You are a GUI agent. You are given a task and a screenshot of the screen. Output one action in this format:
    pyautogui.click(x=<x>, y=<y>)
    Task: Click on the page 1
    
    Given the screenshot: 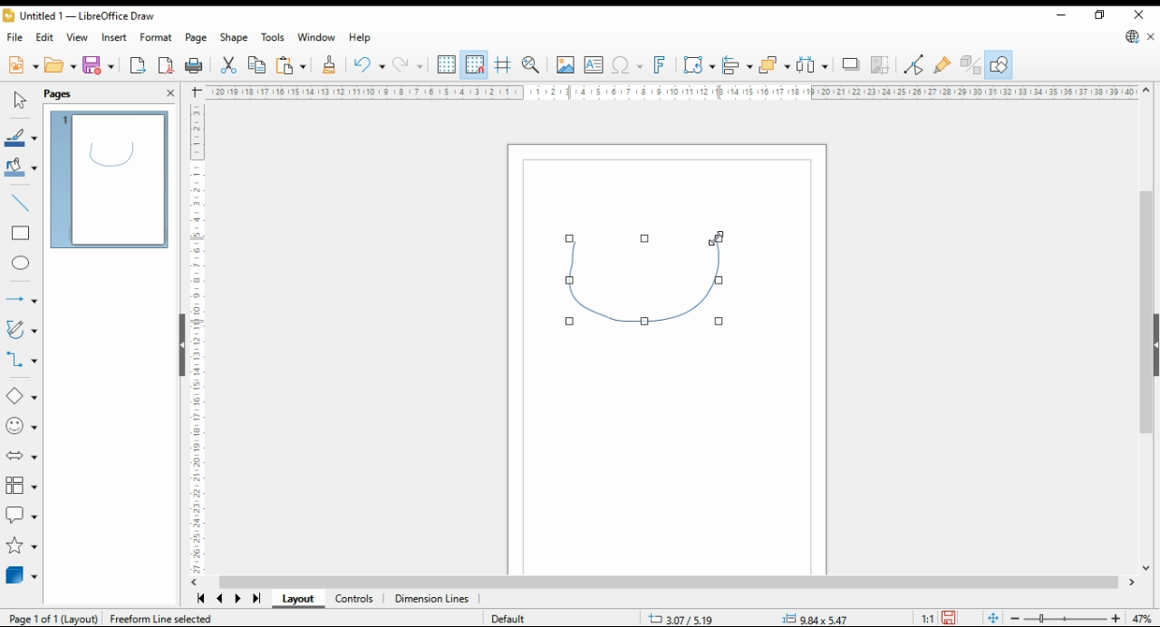 What is the action you would take?
    pyautogui.click(x=108, y=180)
    